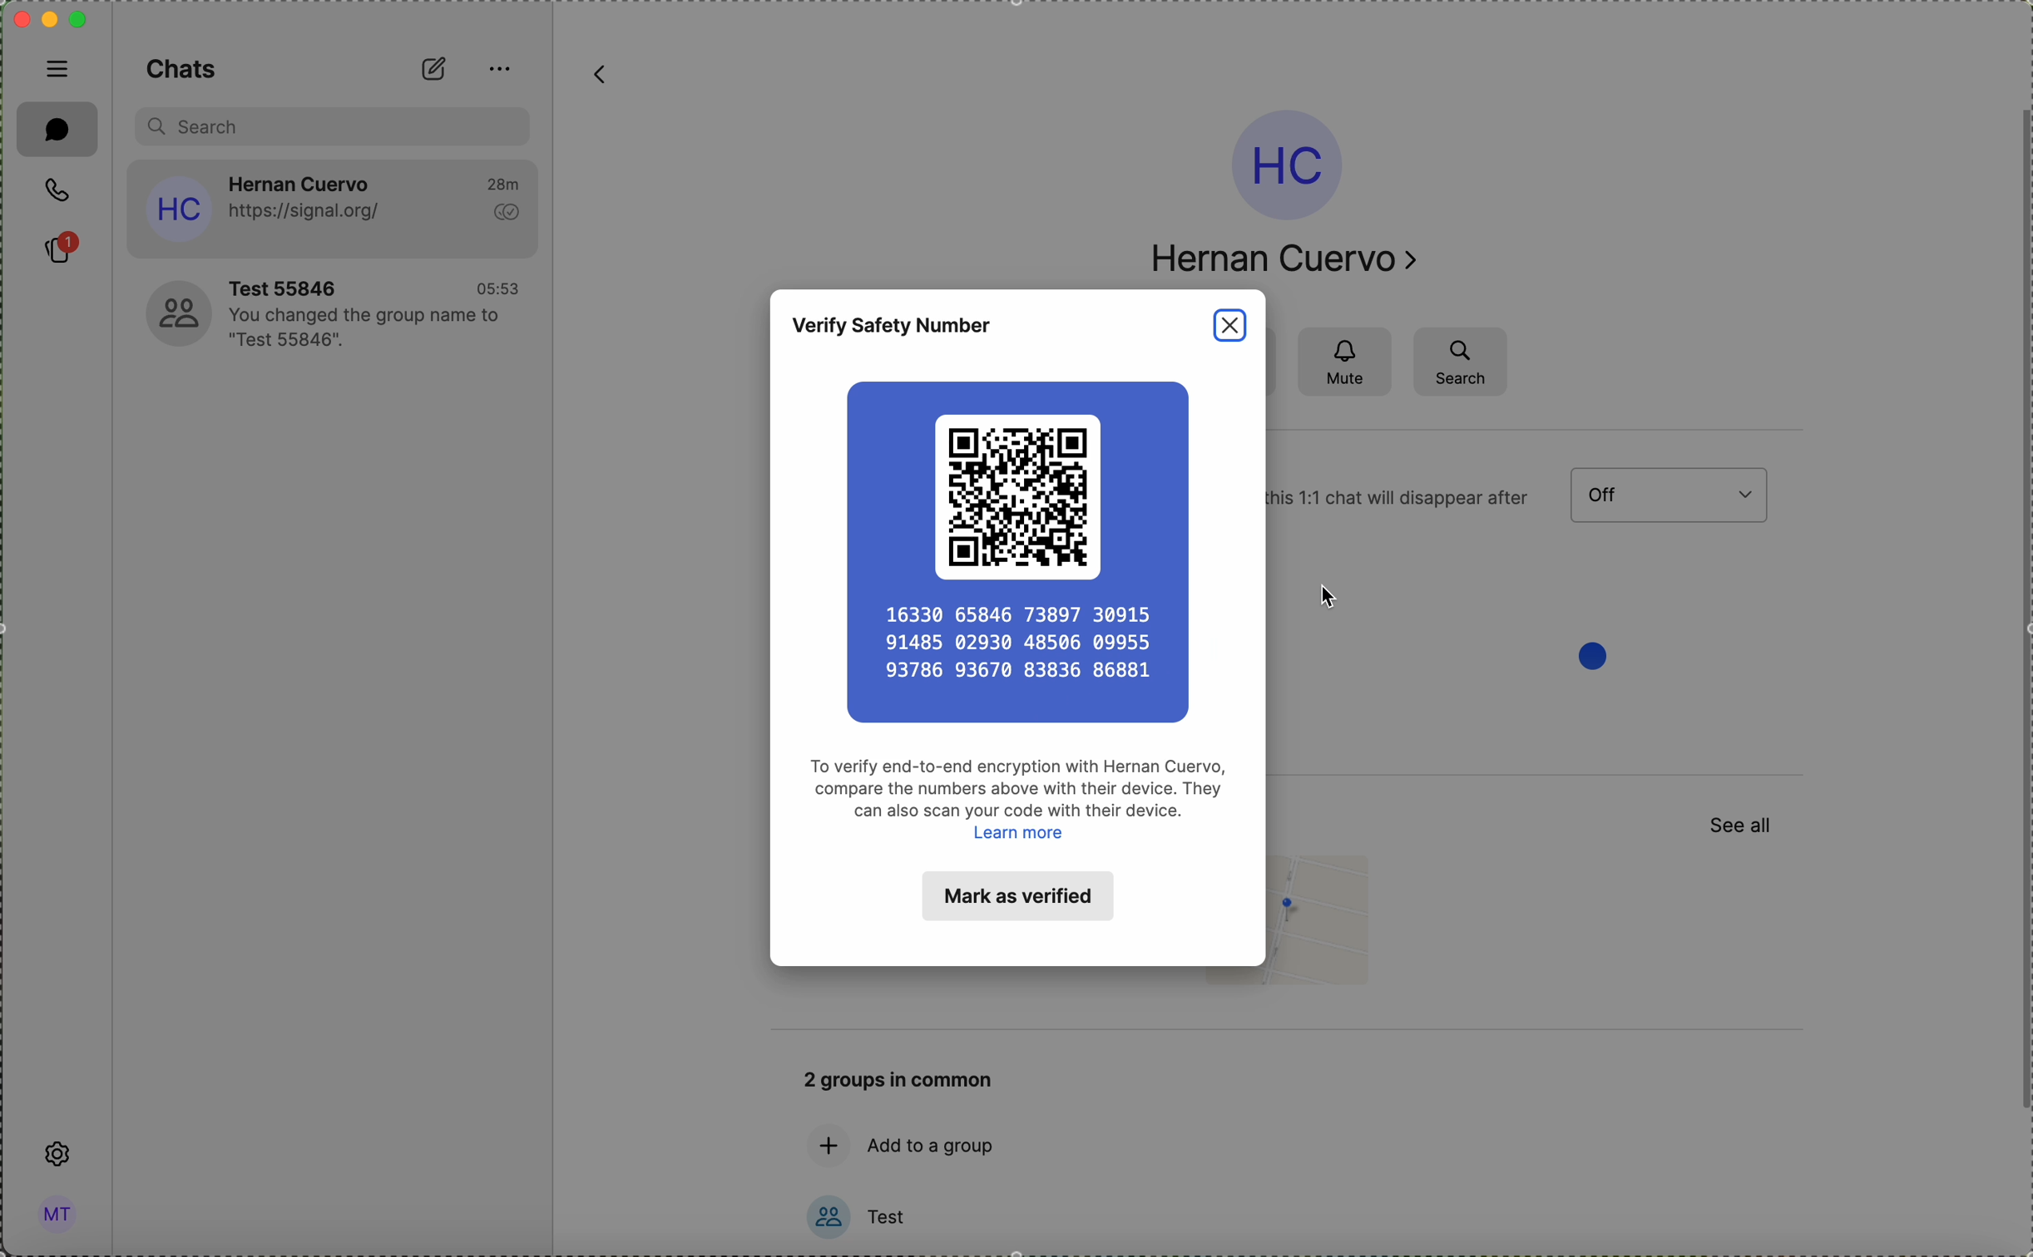  Describe the element at coordinates (497, 71) in the screenshot. I see `options` at that location.